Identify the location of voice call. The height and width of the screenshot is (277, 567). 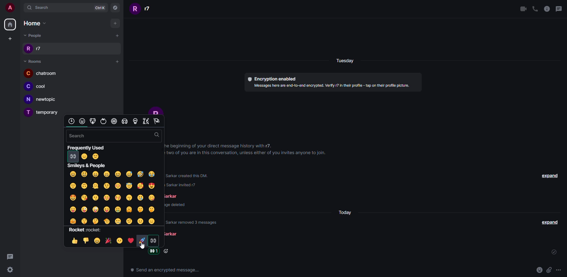
(535, 9).